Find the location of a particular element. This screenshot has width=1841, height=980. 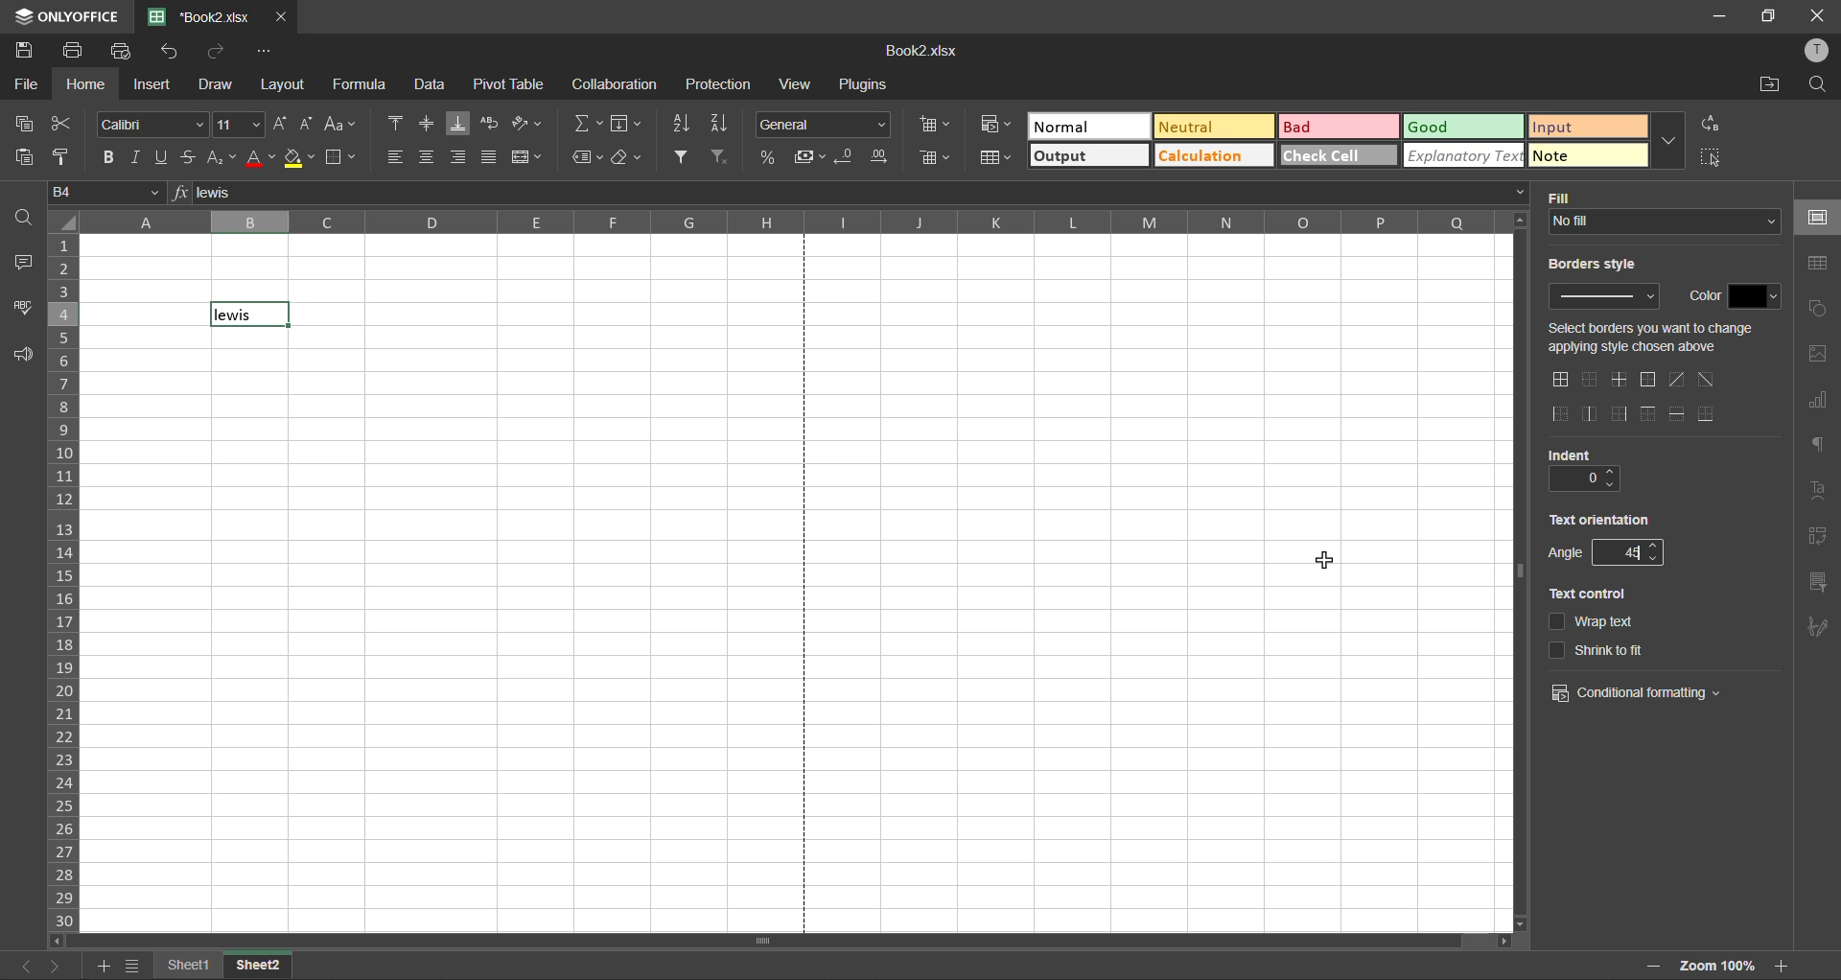

view is located at coordinates (801, 84).